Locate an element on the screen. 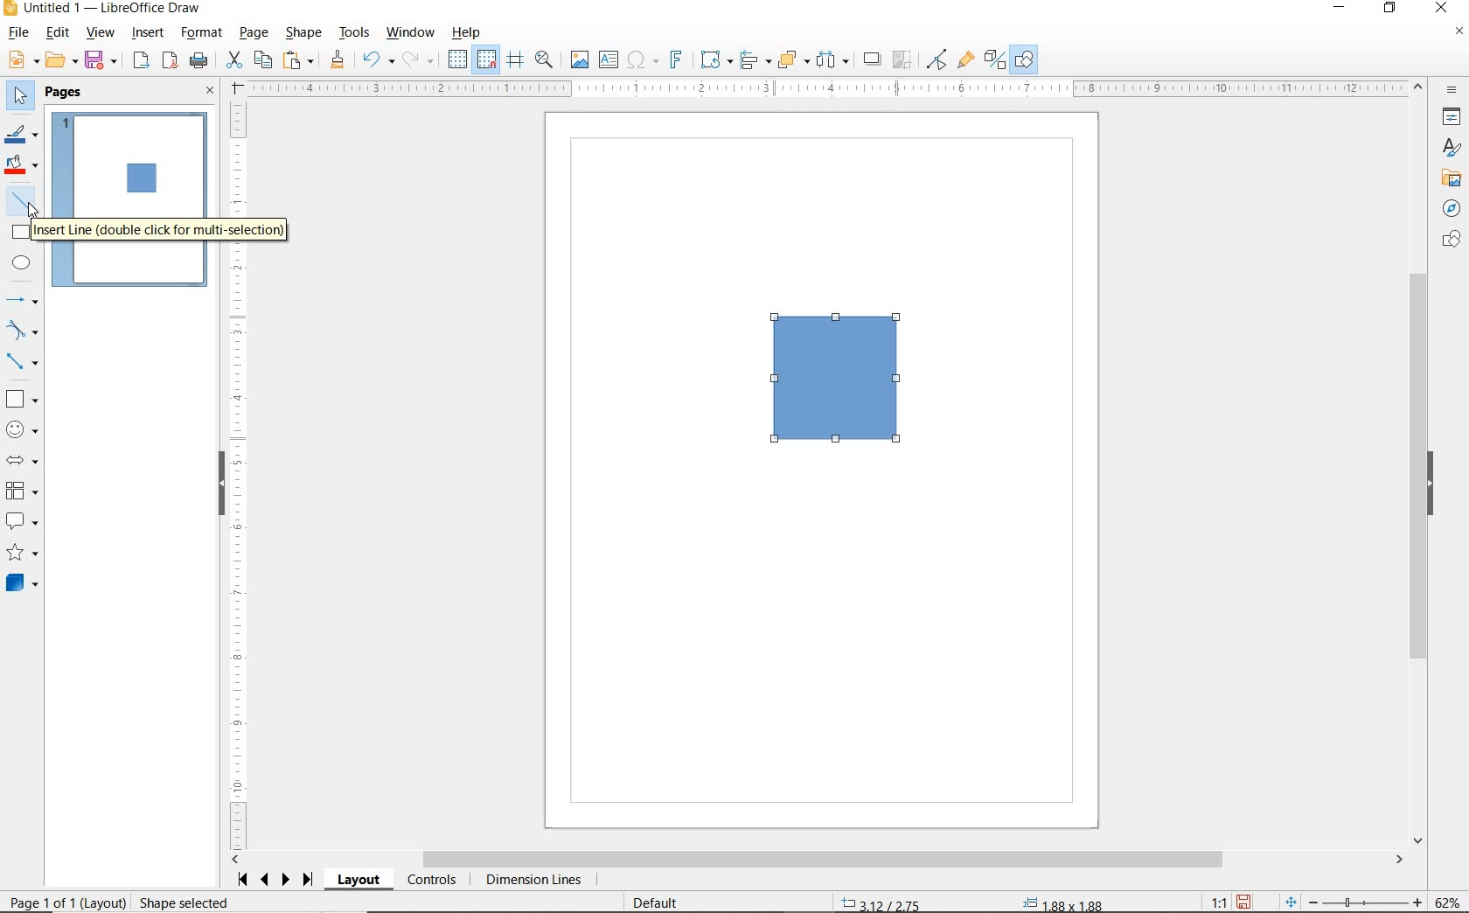 This screenshot has width=1469, height=913. PAGE is located at coordinates (255, 33).